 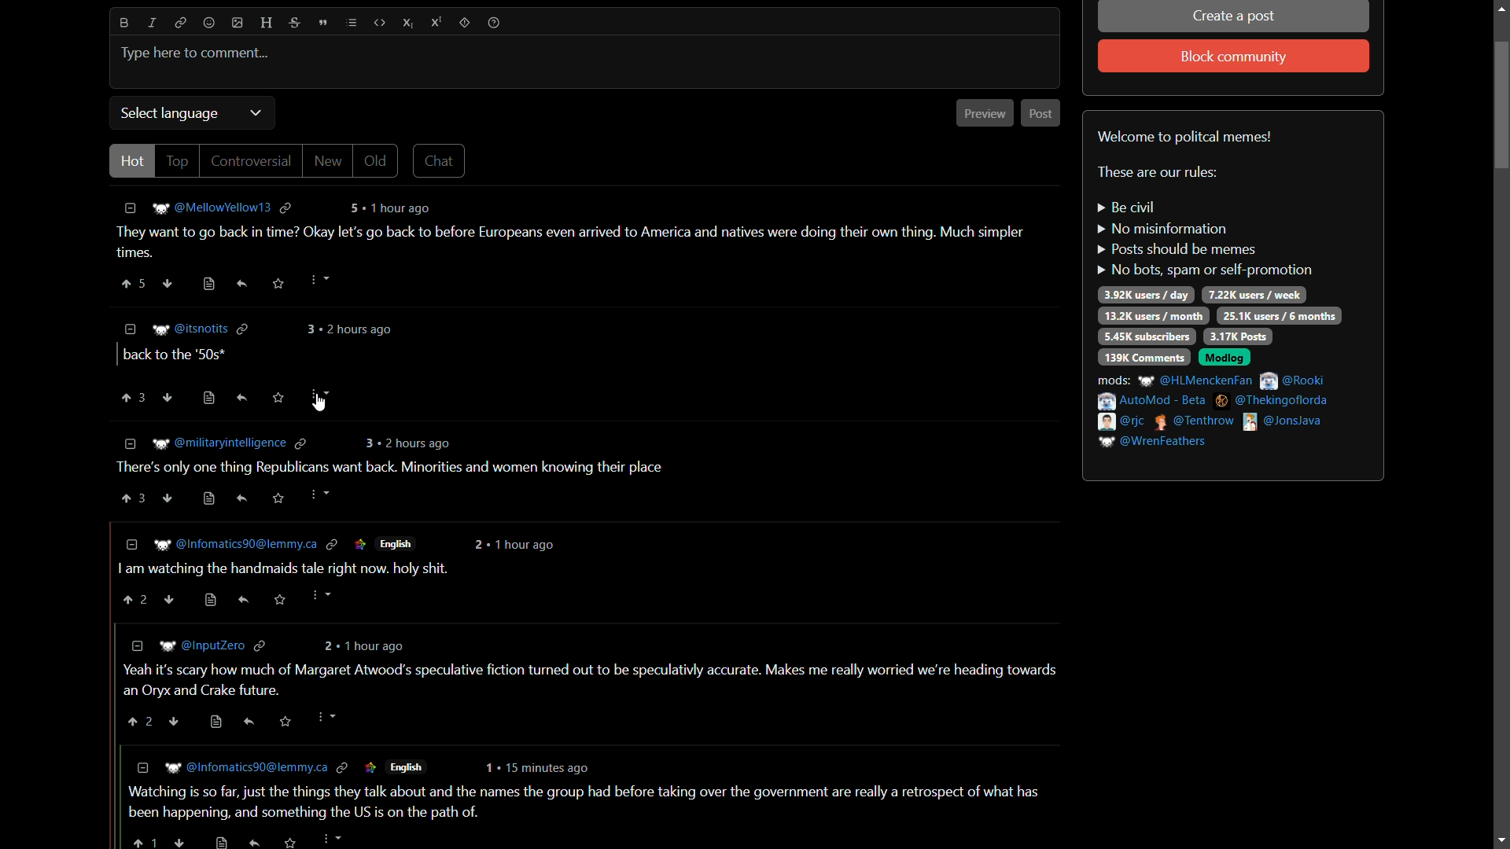 I want to click on view source, so click(x=207, y=398).